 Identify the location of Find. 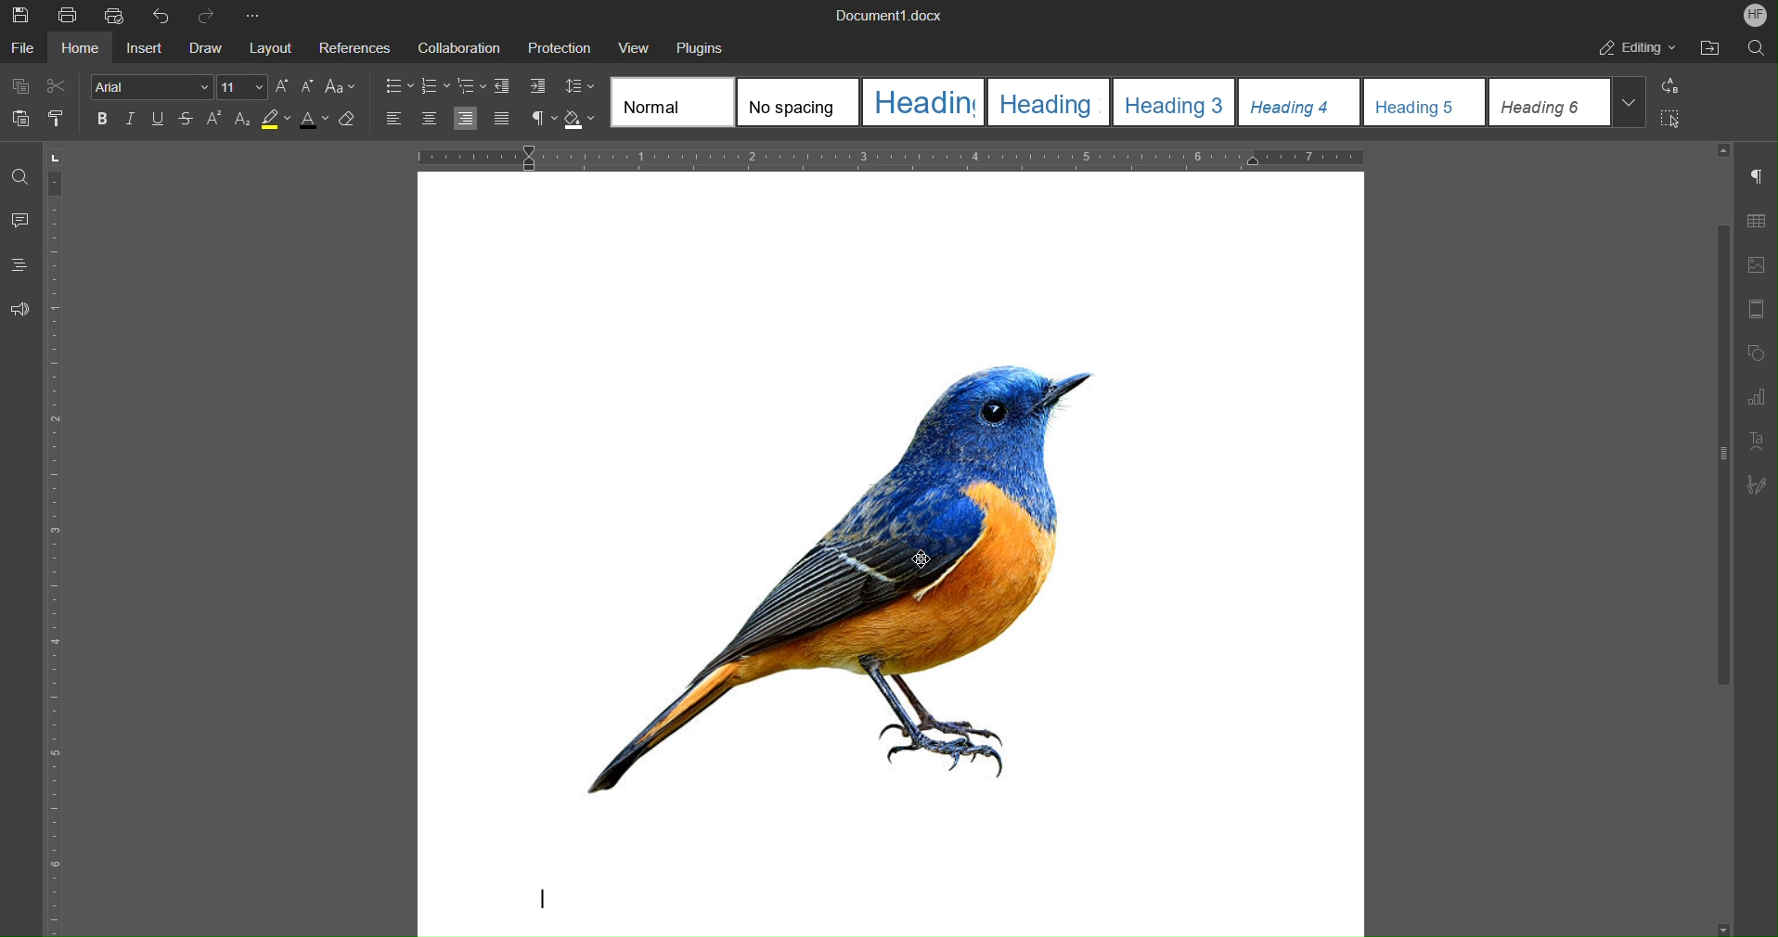
(1754, 48).